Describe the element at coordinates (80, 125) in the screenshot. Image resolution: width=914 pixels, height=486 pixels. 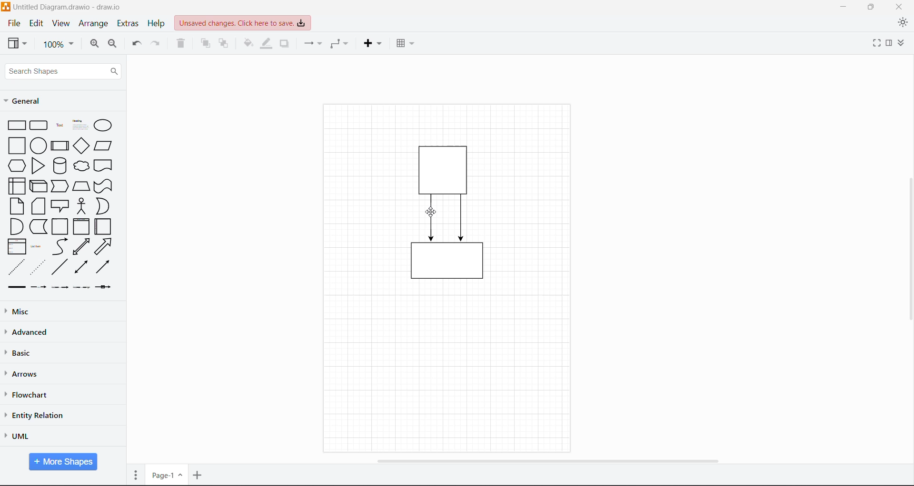
I see `Textbox` at that location.